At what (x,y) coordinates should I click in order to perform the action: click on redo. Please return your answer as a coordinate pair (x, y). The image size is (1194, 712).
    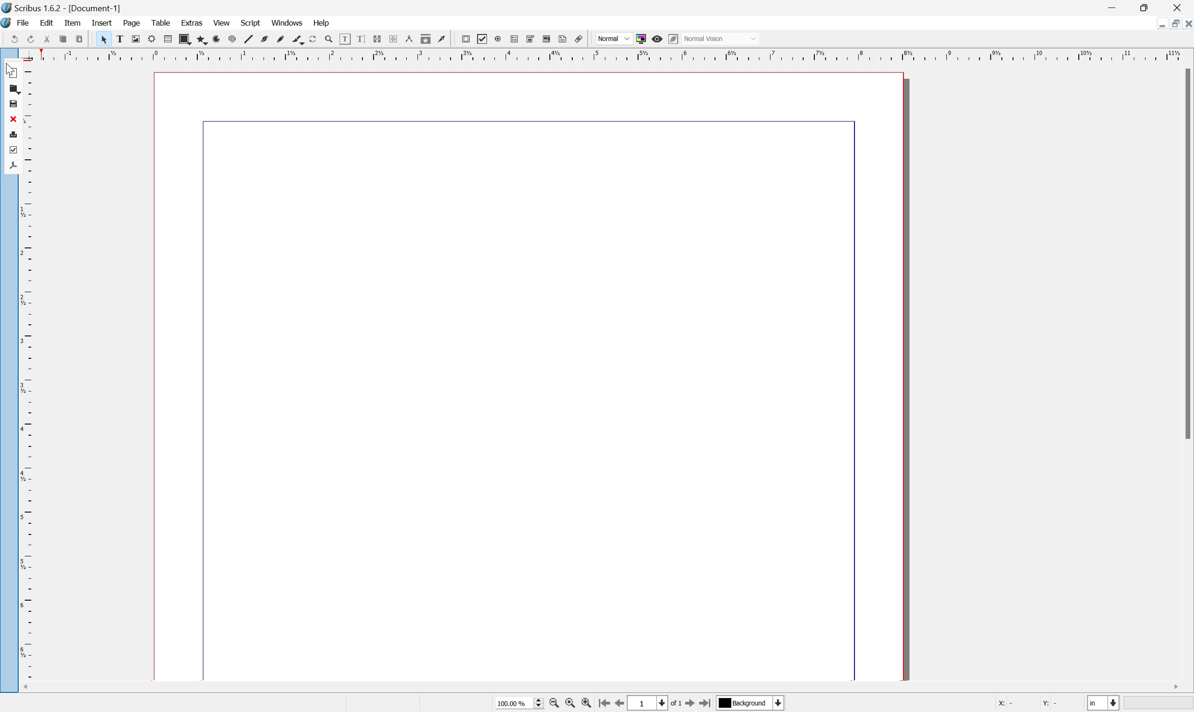
    Looking at the image, I should click on (154, 39).